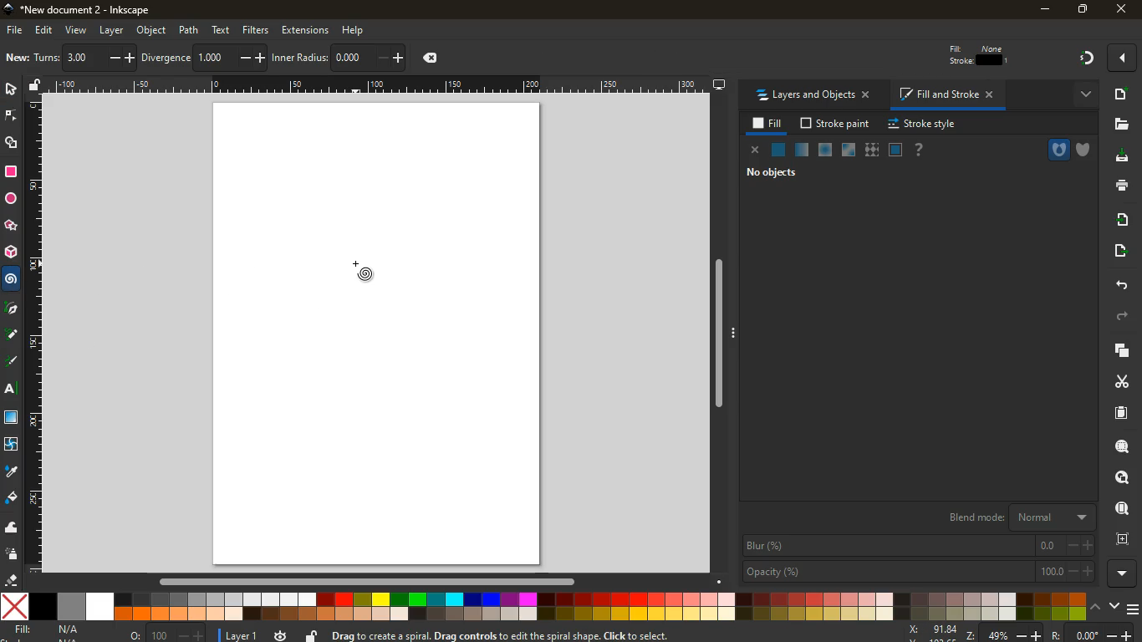 This screenshot has height=642, width=1142. Describe the element at coordinates (360, 29) in the screenshot. I see `help` at that location.